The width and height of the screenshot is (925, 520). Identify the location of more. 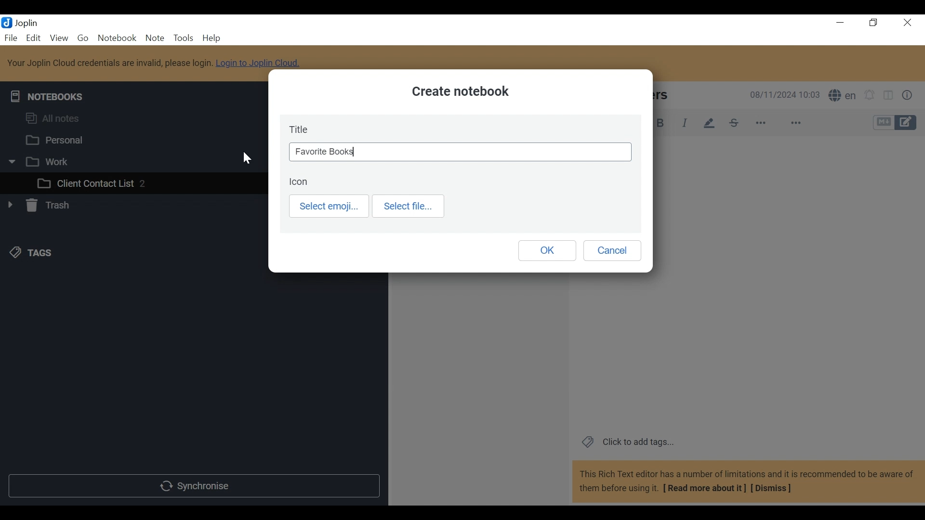
(778, 121).